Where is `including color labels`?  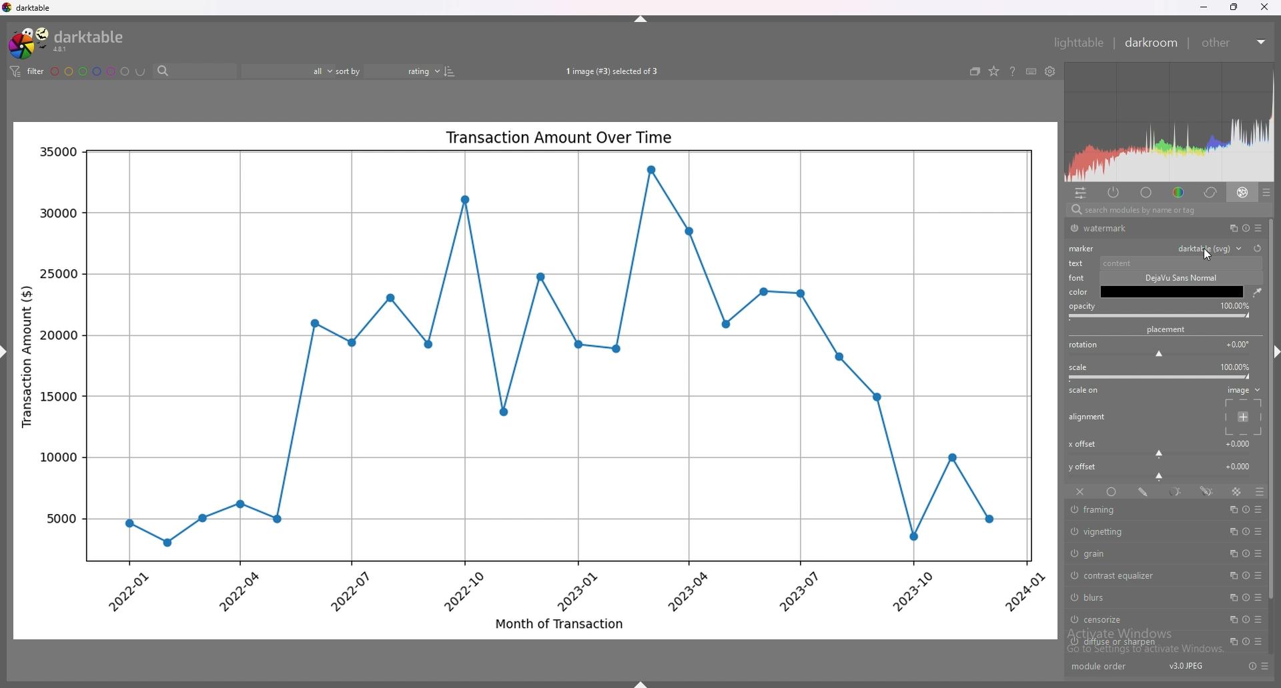 including color labels is located at coordinates (140, 72).